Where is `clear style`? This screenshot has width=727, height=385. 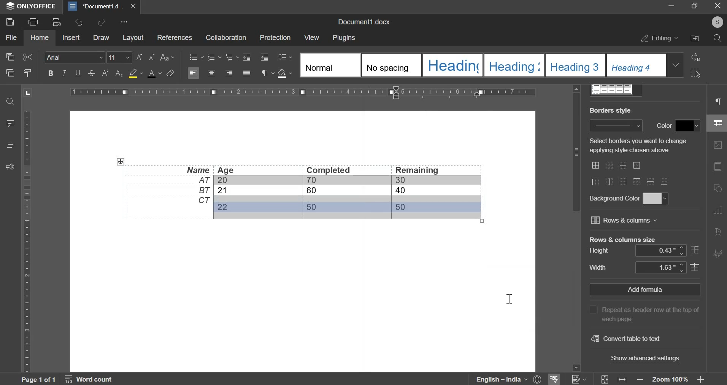 clear style is located at coordinates (170, 72).